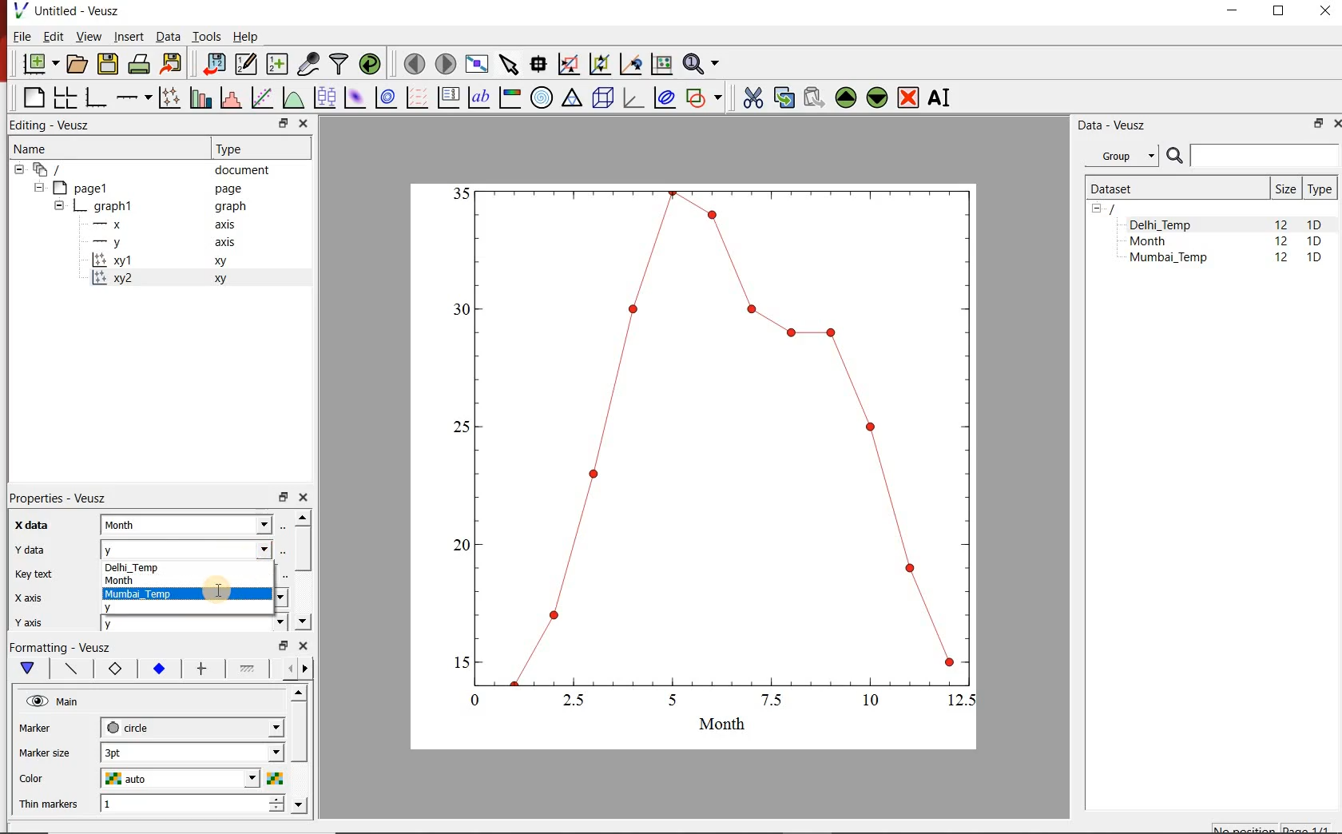  Describe the element at coordinates (201, 669) in the screenshot. I see `major ticks` at that location.